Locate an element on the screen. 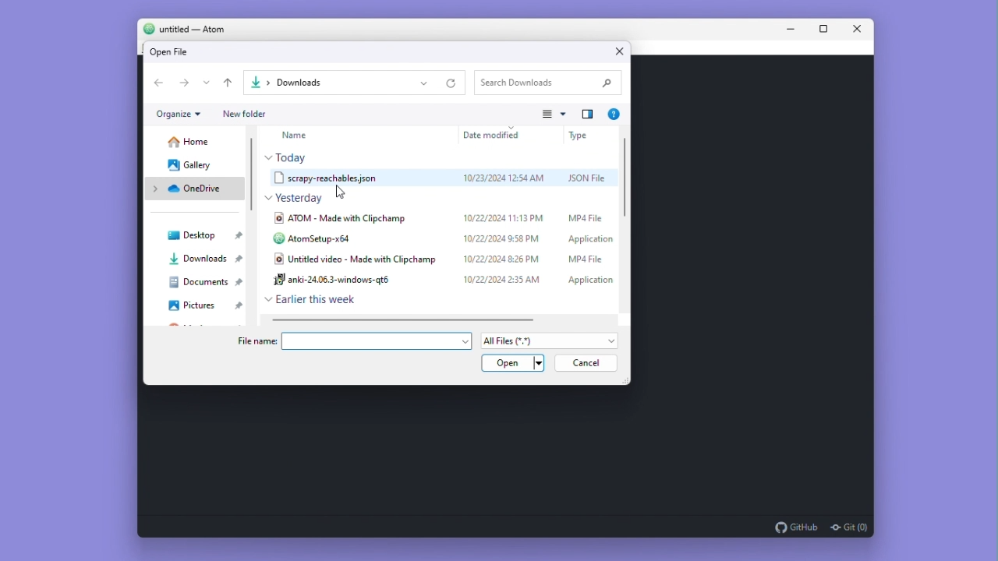  Desktop  is located at coordinates (203, 235).